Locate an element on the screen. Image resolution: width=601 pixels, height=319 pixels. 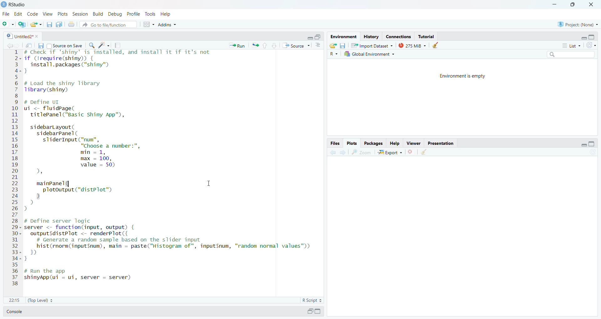
Export is located at coordinates (390, 152).